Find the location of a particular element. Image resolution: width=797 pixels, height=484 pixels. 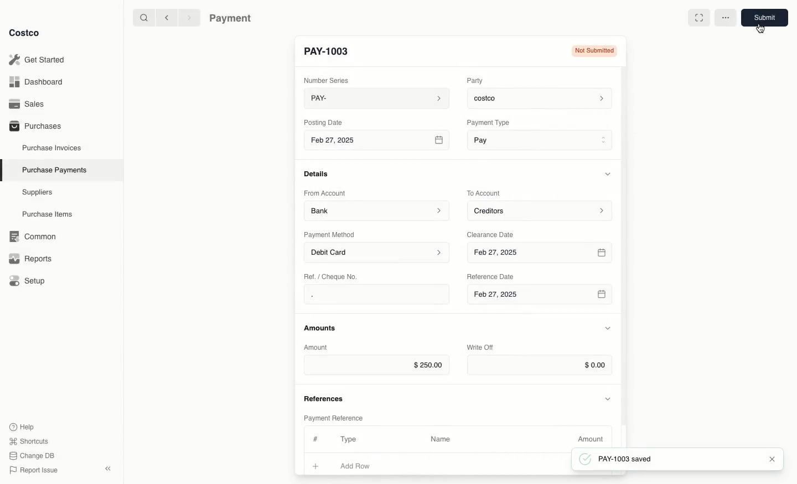

References is located at coordinates (325, 397).